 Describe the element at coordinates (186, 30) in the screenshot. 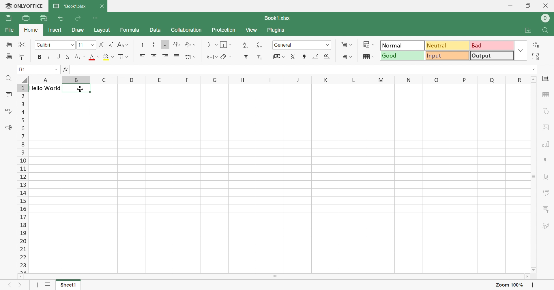

I see `Collaboration` at that location.